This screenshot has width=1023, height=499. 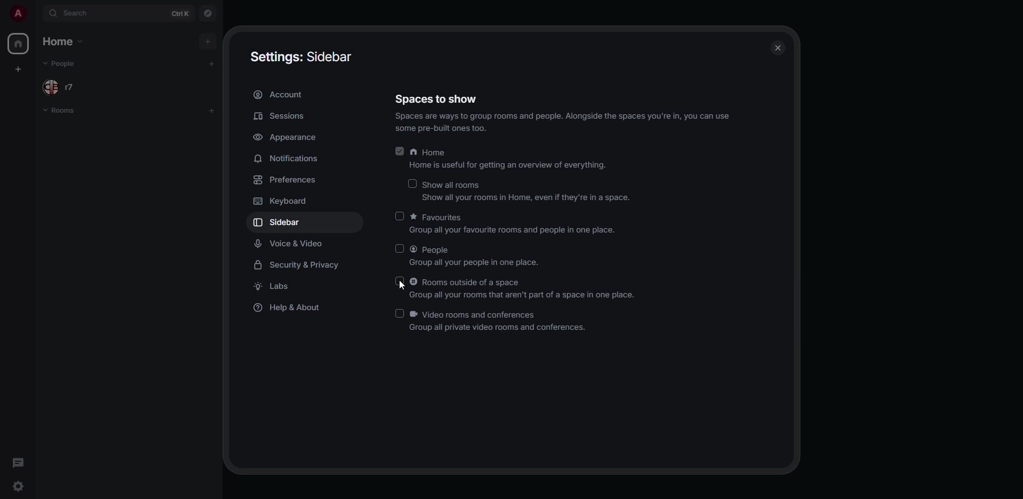 What do you see at coordinates (19, 462) in the screenshot?
I see `threads` at bounding box center [19, 462].